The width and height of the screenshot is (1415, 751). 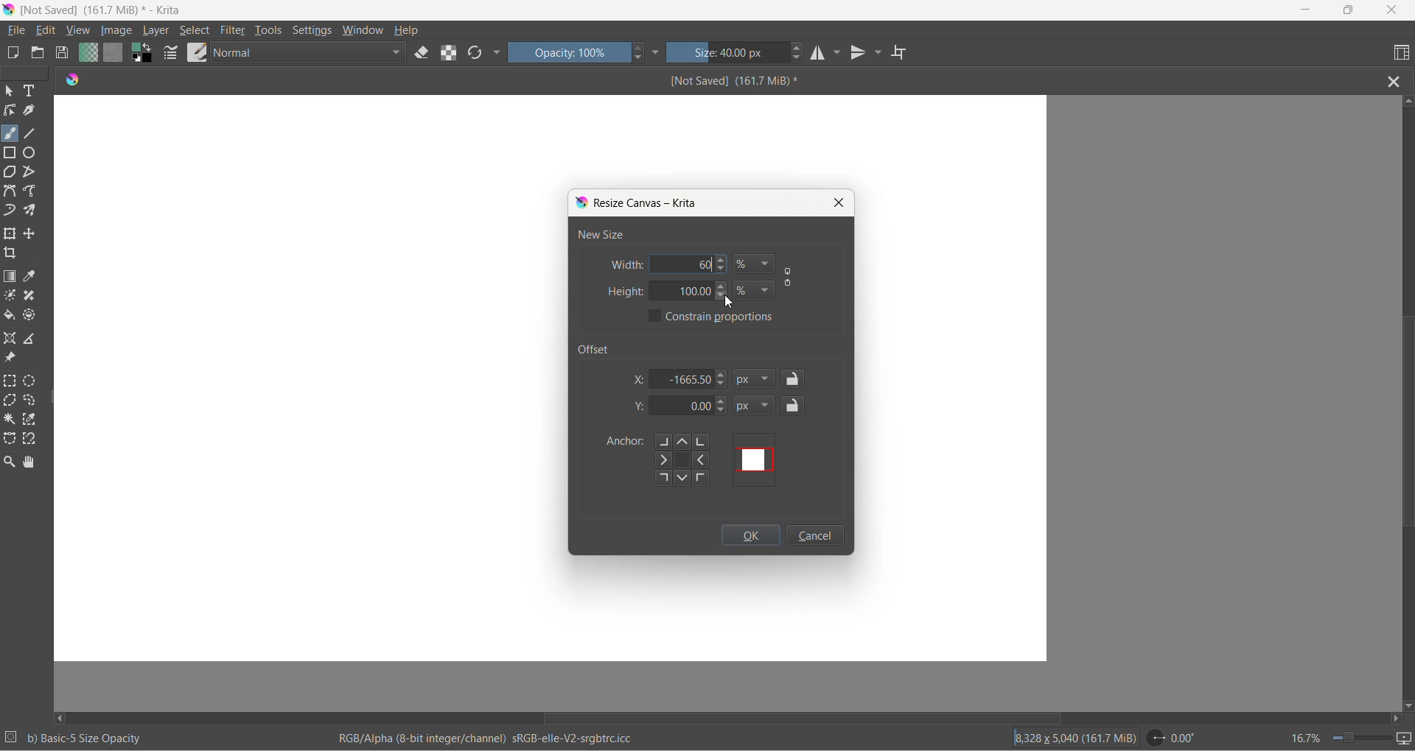 What do you see at coordinates (11, 211) in the screenshot?
I see `dynamic brush tool` at bounding box center [11, 211].